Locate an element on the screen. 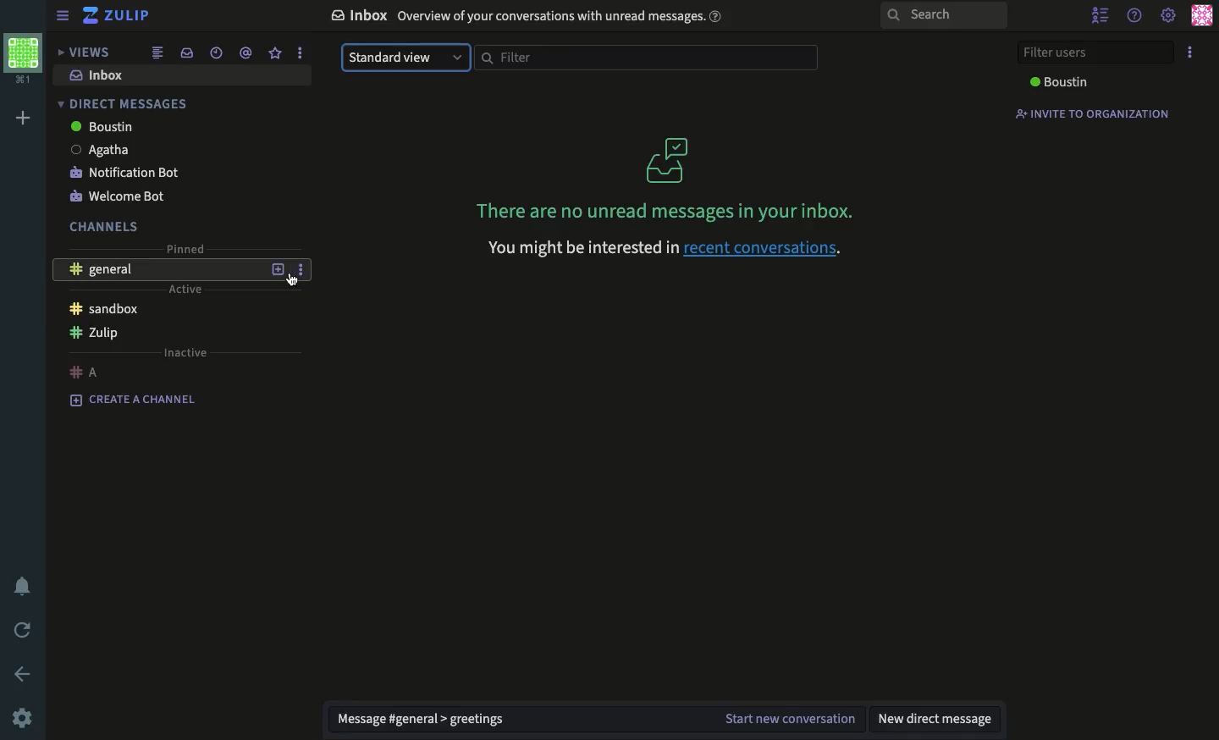 Image resolution: width=1219 pixels, height=740 pixels. welcome bot is located at coordinates (118, 195).